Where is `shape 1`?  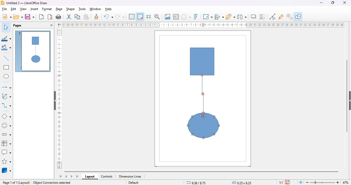 shape 1 is located at coordinates (203, 61).